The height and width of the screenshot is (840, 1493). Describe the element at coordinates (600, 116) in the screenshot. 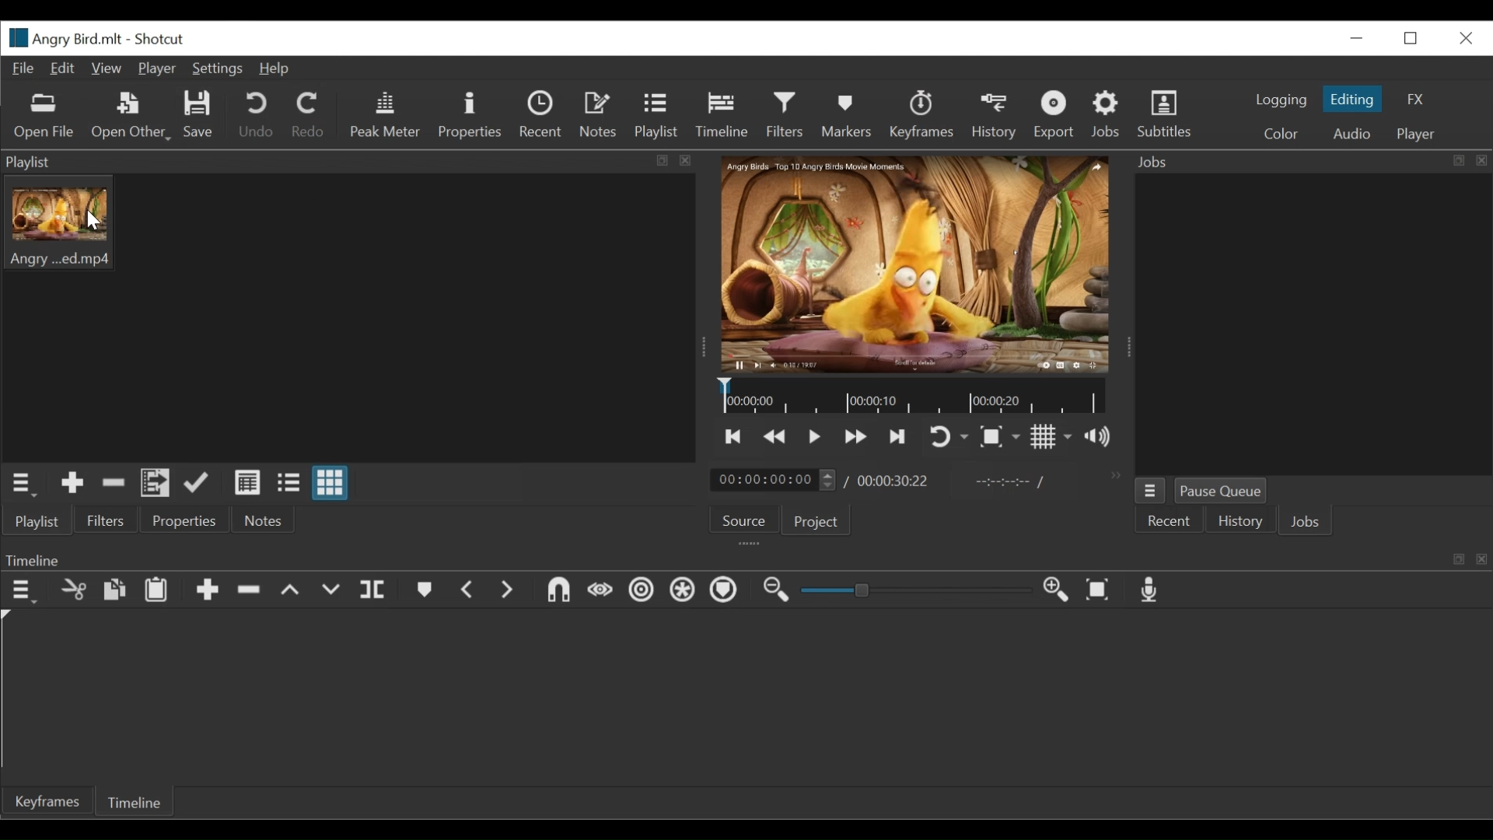

I see `Notes` at that location.